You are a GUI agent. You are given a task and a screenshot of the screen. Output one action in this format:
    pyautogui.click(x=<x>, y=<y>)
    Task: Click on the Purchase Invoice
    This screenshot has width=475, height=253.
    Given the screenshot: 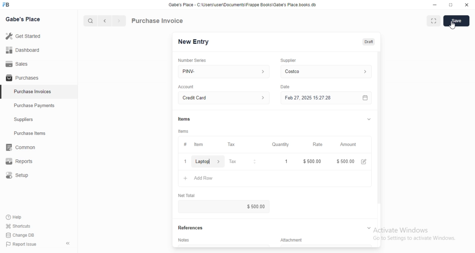 What is the action you would take?
    pyautogui.click(x=158, y=20)
    